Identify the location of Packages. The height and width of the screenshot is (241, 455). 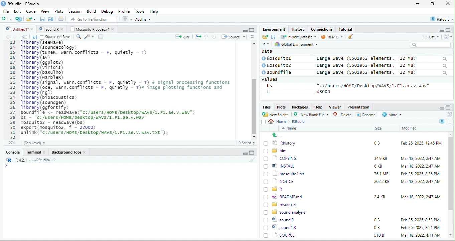
(301, 107).